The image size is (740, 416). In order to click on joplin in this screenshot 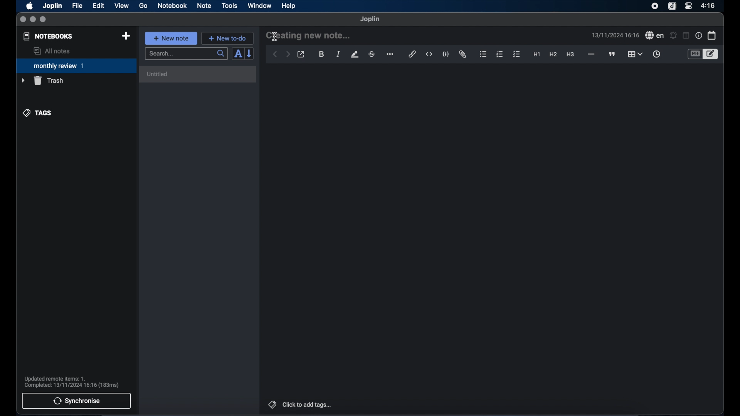, I will do `click(370, 19)`.